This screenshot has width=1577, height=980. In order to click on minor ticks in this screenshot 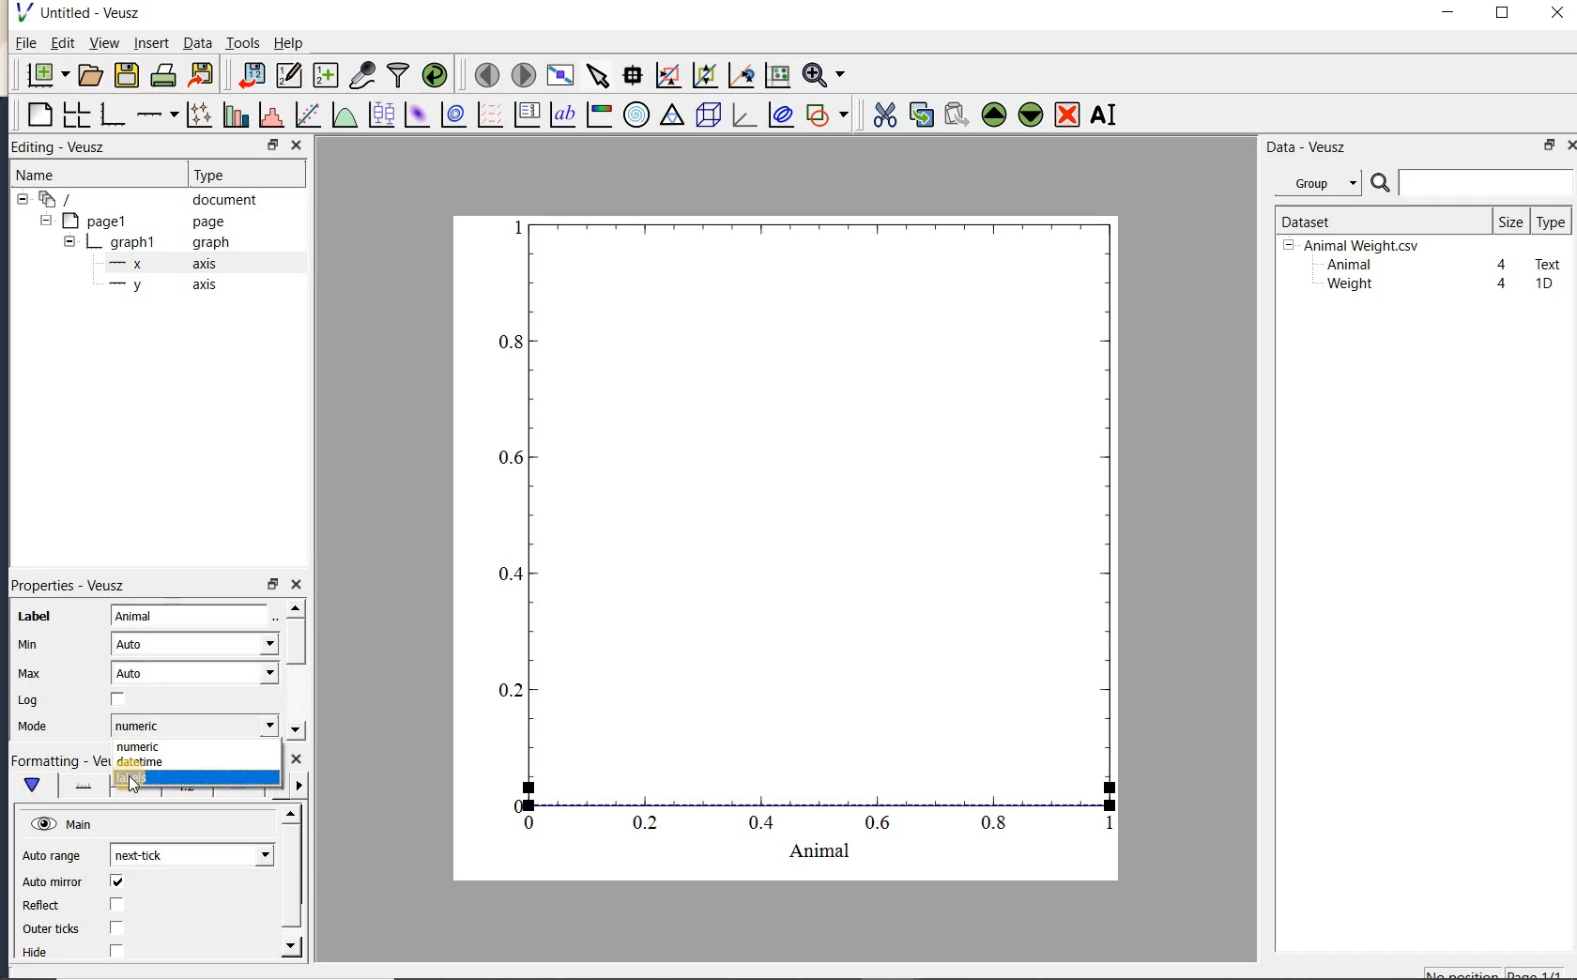, I will do `click(295, 786)`.